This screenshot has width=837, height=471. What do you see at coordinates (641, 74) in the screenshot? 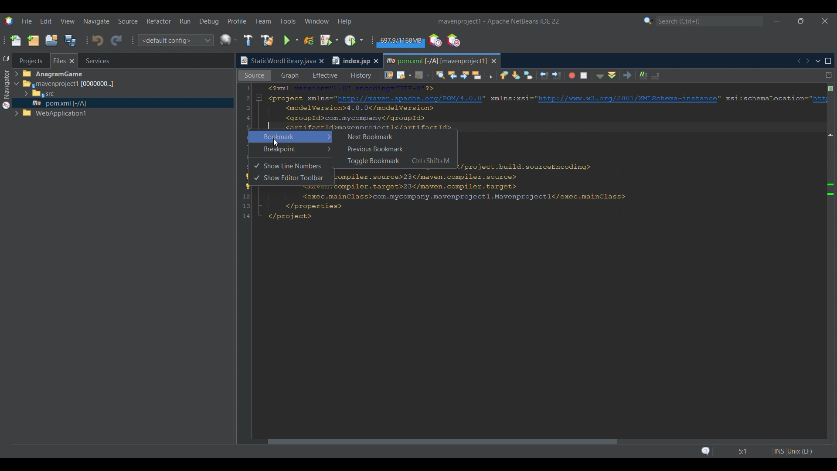
I see `Comment` at bounding box center [641, 74].